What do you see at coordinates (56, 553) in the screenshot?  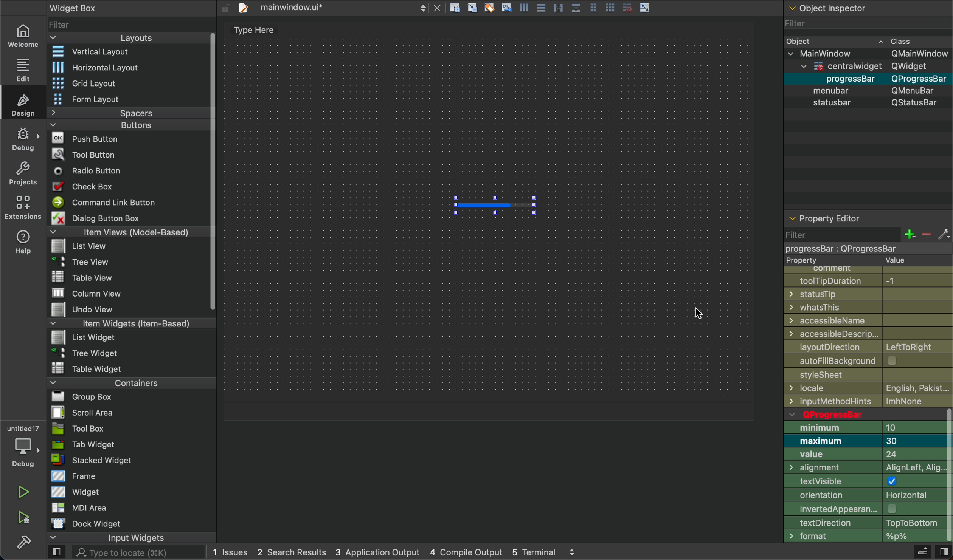 I see `open sidebar` at bounding box center [56, 553].